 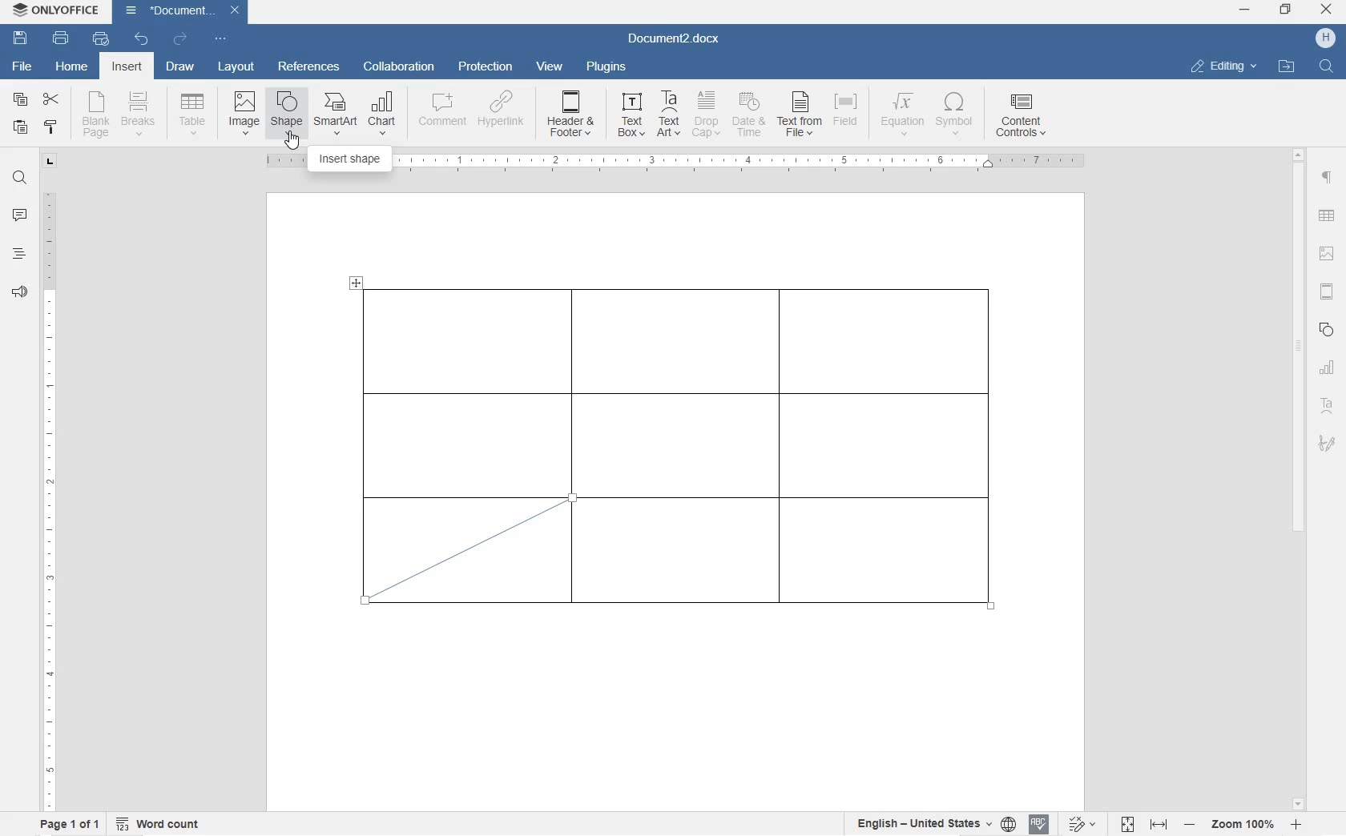 What do you see at coordinates (244, 111) in the screenshot?
I see `insert image` at bounding box center [244, 111].